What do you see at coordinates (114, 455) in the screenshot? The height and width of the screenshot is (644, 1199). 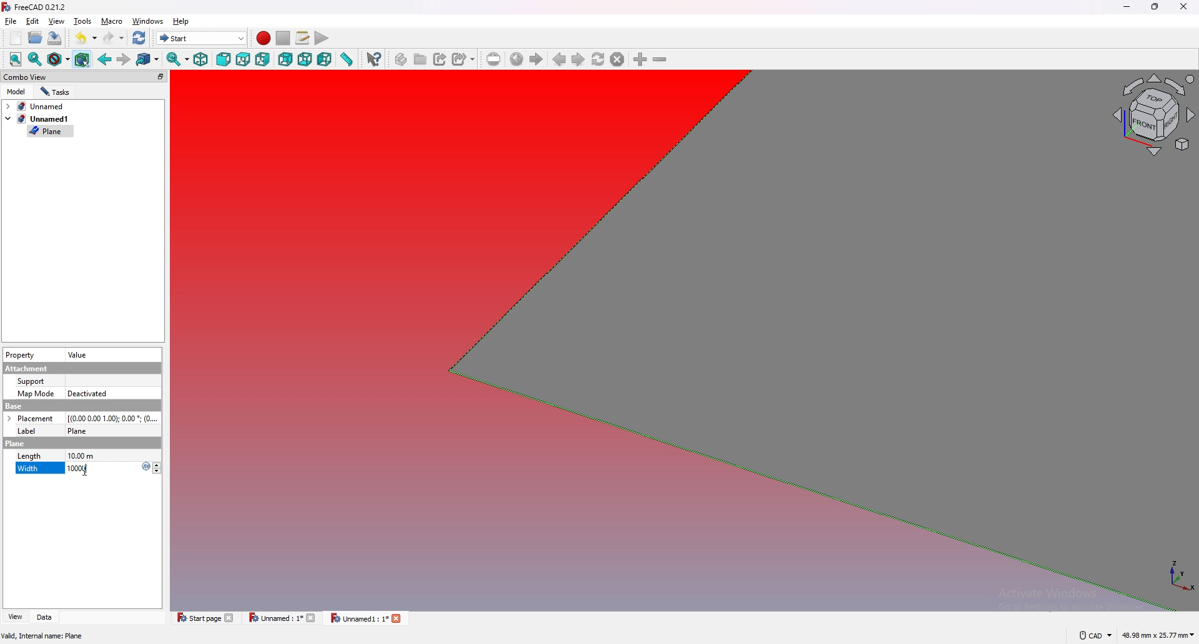 I see `10.00 m` at bounding box center [114, 455].